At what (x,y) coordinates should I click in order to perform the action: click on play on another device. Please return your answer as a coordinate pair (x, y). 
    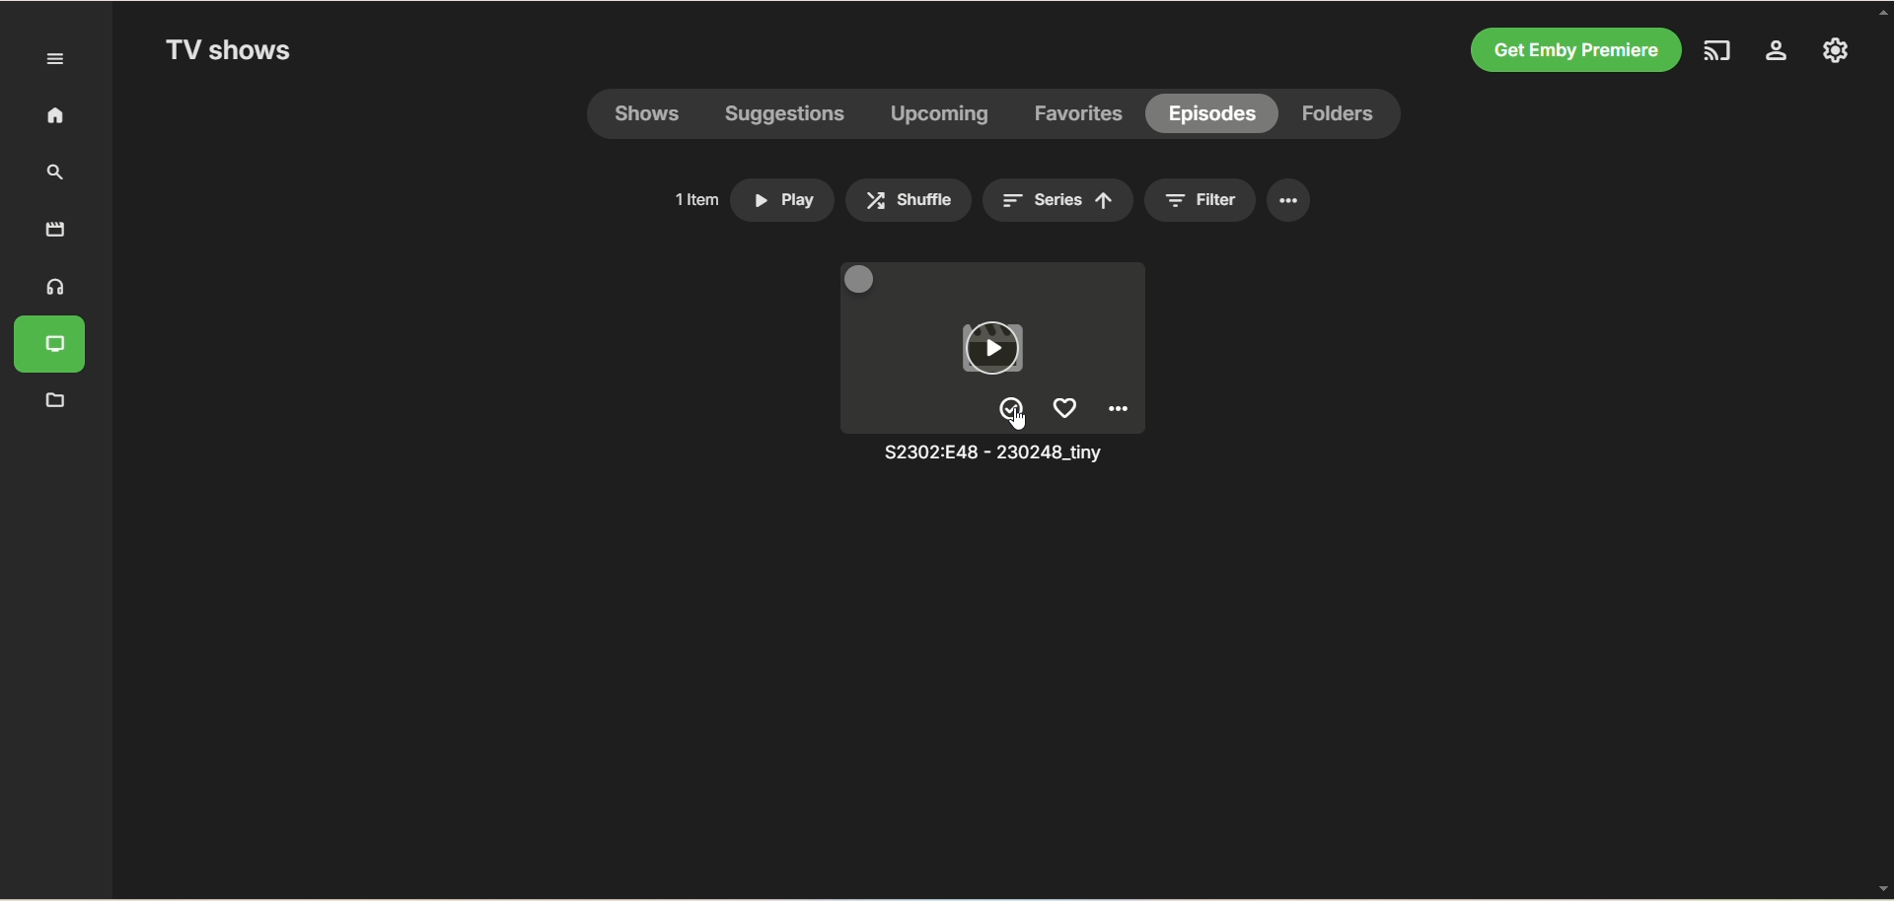
    Looking at the image, I should click on (1724, 53).